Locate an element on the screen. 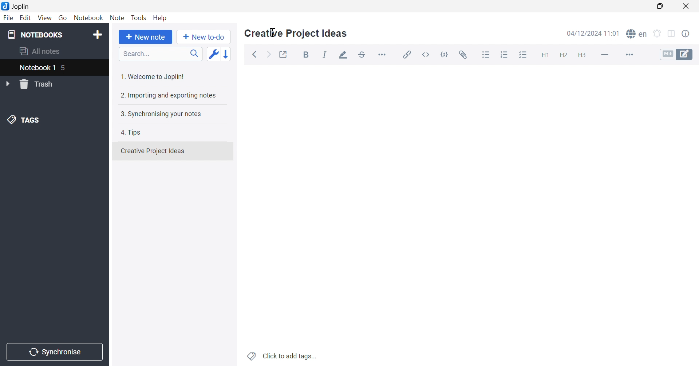 This screenshot has height=366, width=699. Drop Down is located at coordinates (9, 84).